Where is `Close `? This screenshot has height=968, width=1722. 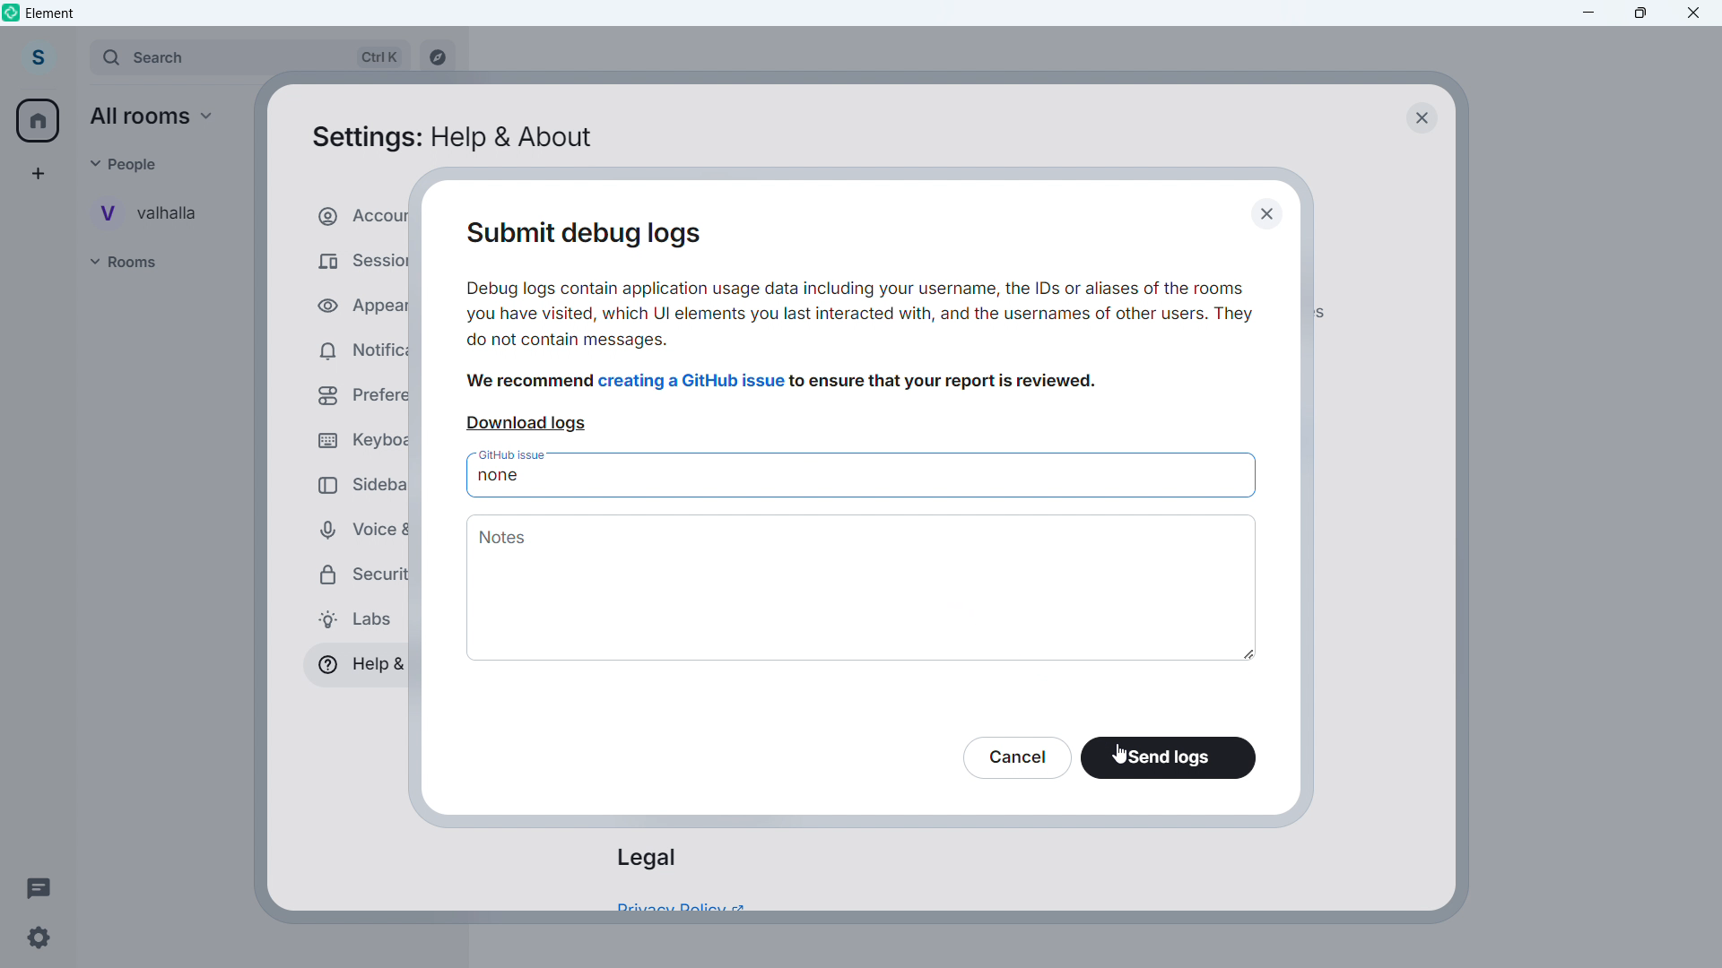
Close  is located at coordinates (1694, 13).